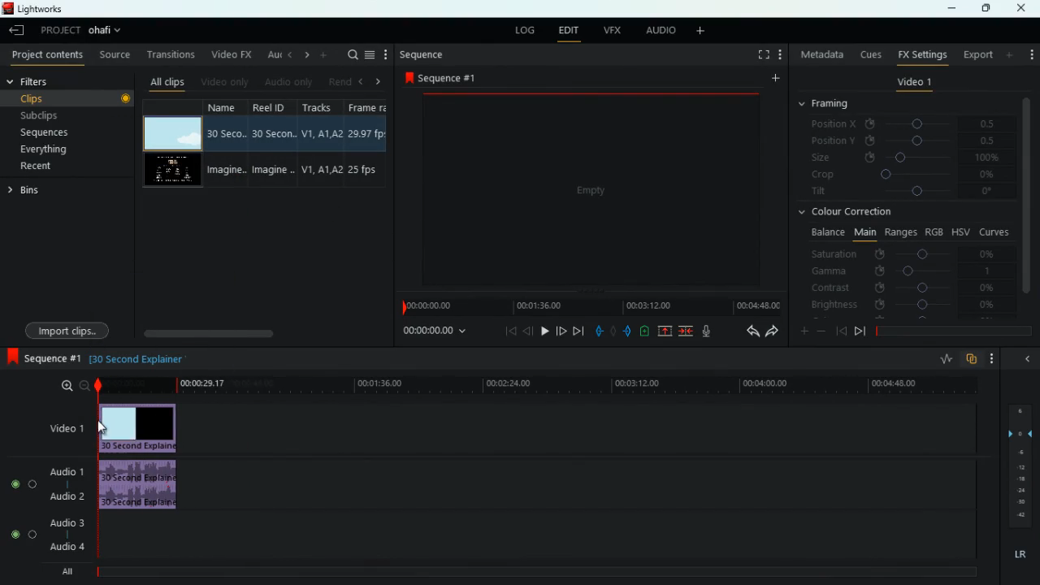  I want to click on end, so click(578, 330).